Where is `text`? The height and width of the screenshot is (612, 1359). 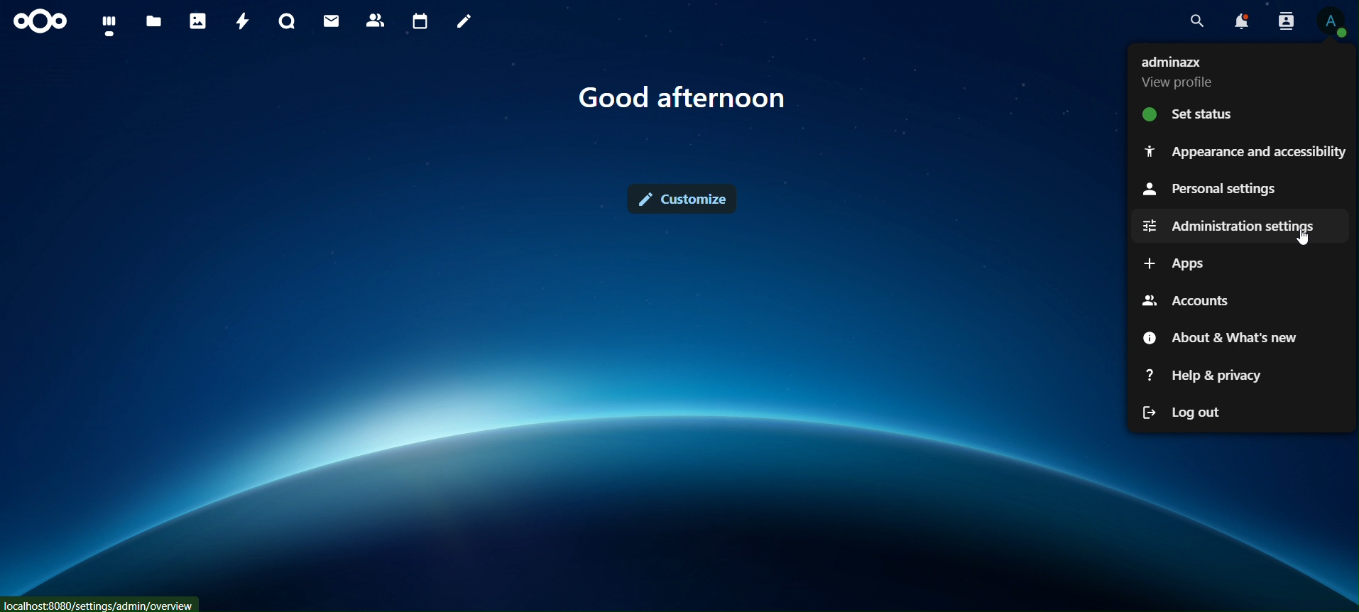 text is located at coordinates (685, 99).